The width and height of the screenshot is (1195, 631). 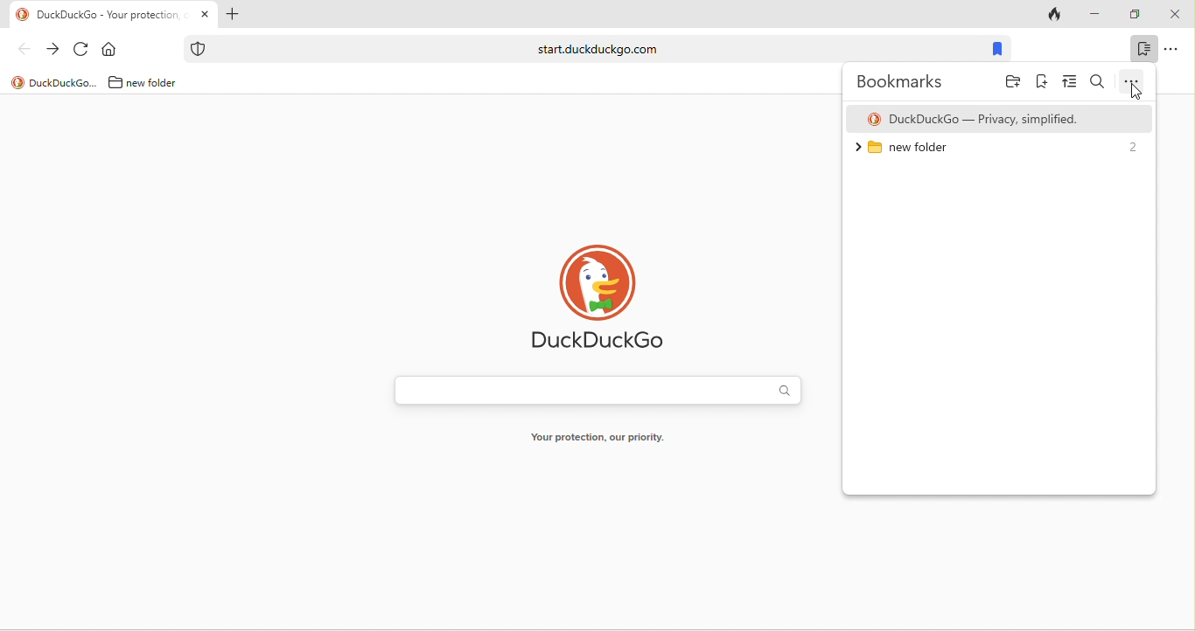 What do you see at coordinates (1174, 15) in the screenshot?
I see `close` at bounding box center [1174, 15].